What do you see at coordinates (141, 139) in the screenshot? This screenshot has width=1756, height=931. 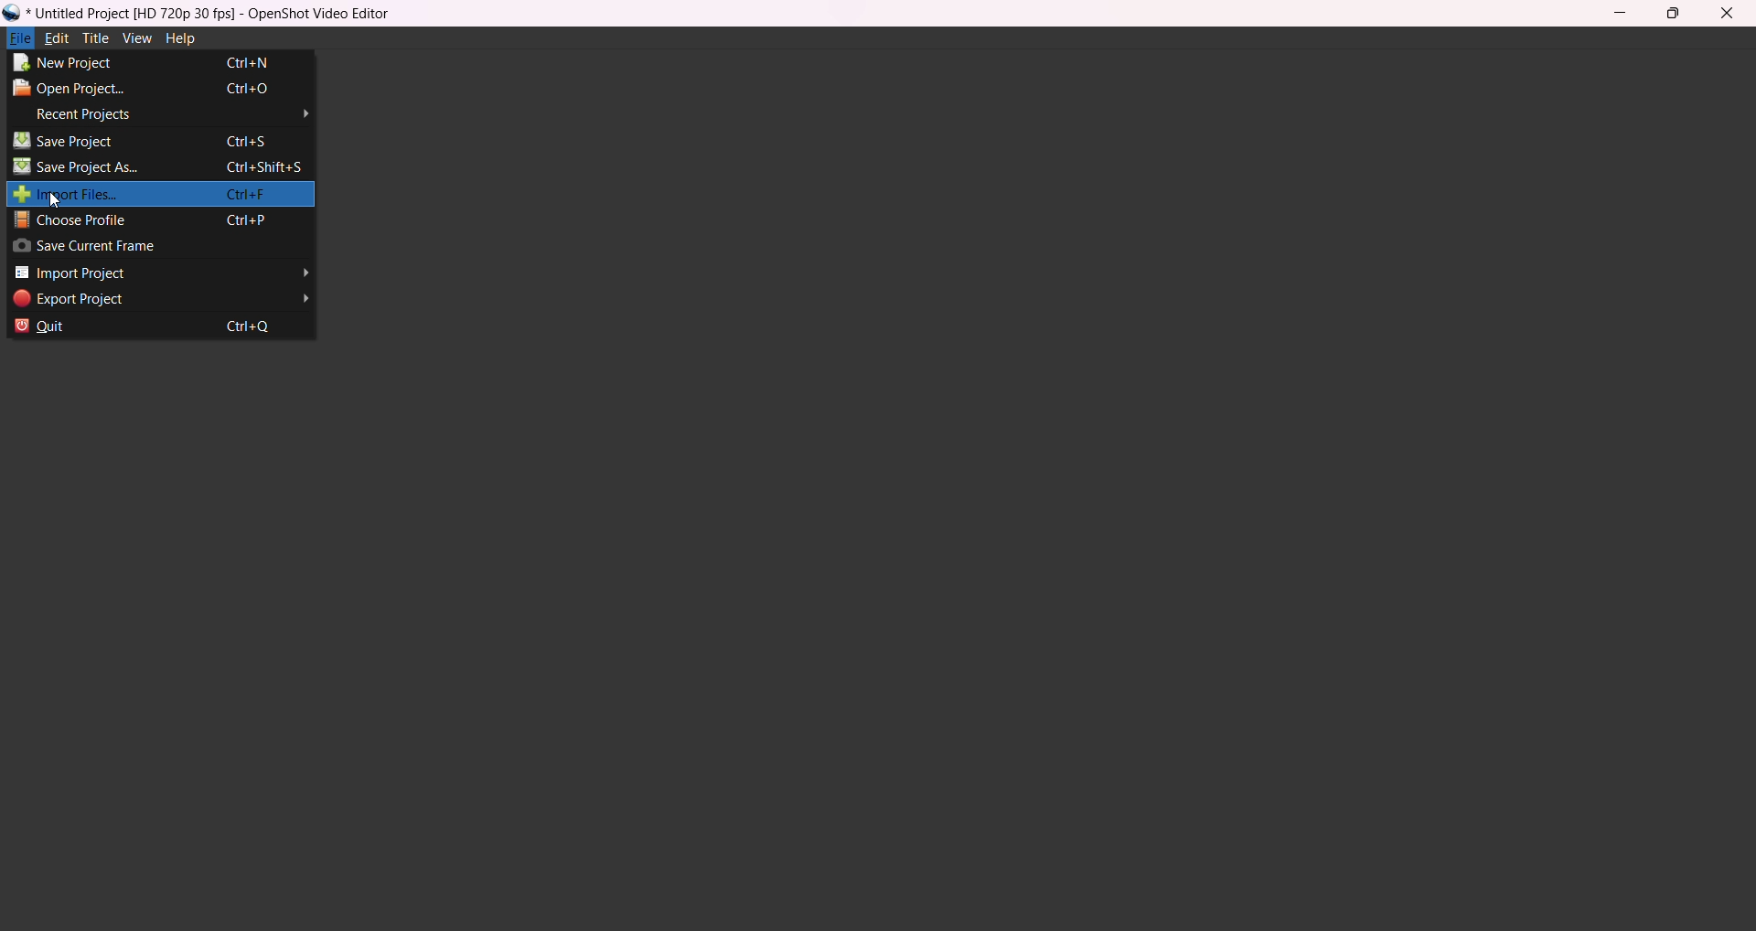 I see `save project` at bounding box center [141, 139].